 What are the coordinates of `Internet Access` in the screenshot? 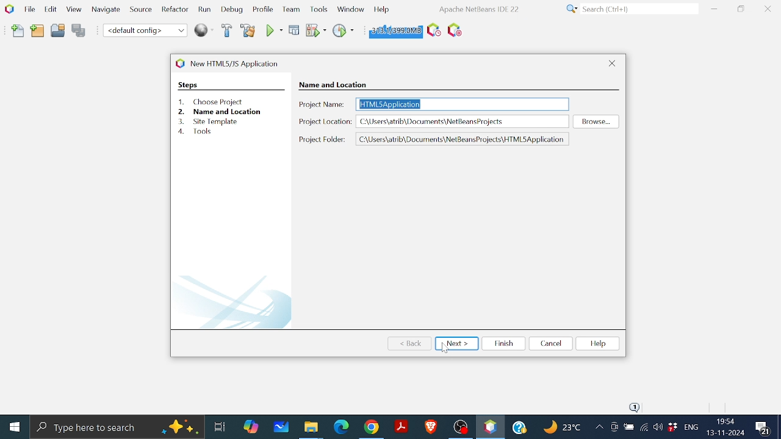 It's located at (643, 429).